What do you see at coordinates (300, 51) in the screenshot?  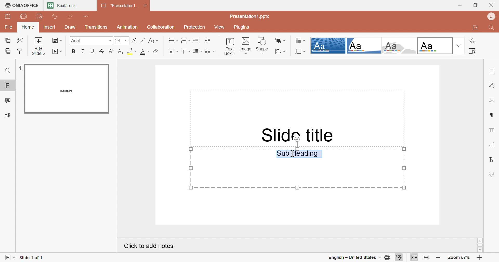 I see `Select slide size` at bounding box center [300, 51].